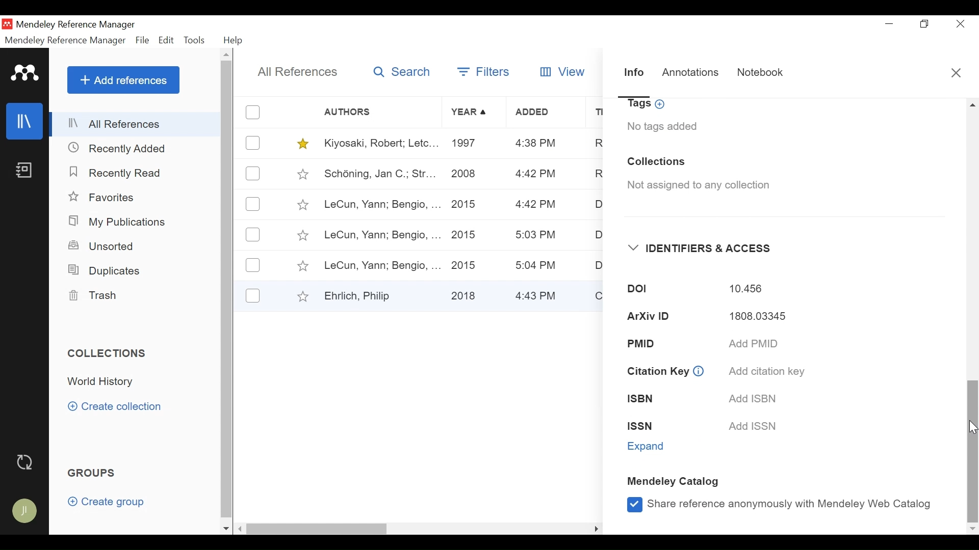 This screenshot has width=979, height=550. What do you see at coordinates (254, 112) in the screenshot?
I see `(un)select` at bounding box center [254, 112].